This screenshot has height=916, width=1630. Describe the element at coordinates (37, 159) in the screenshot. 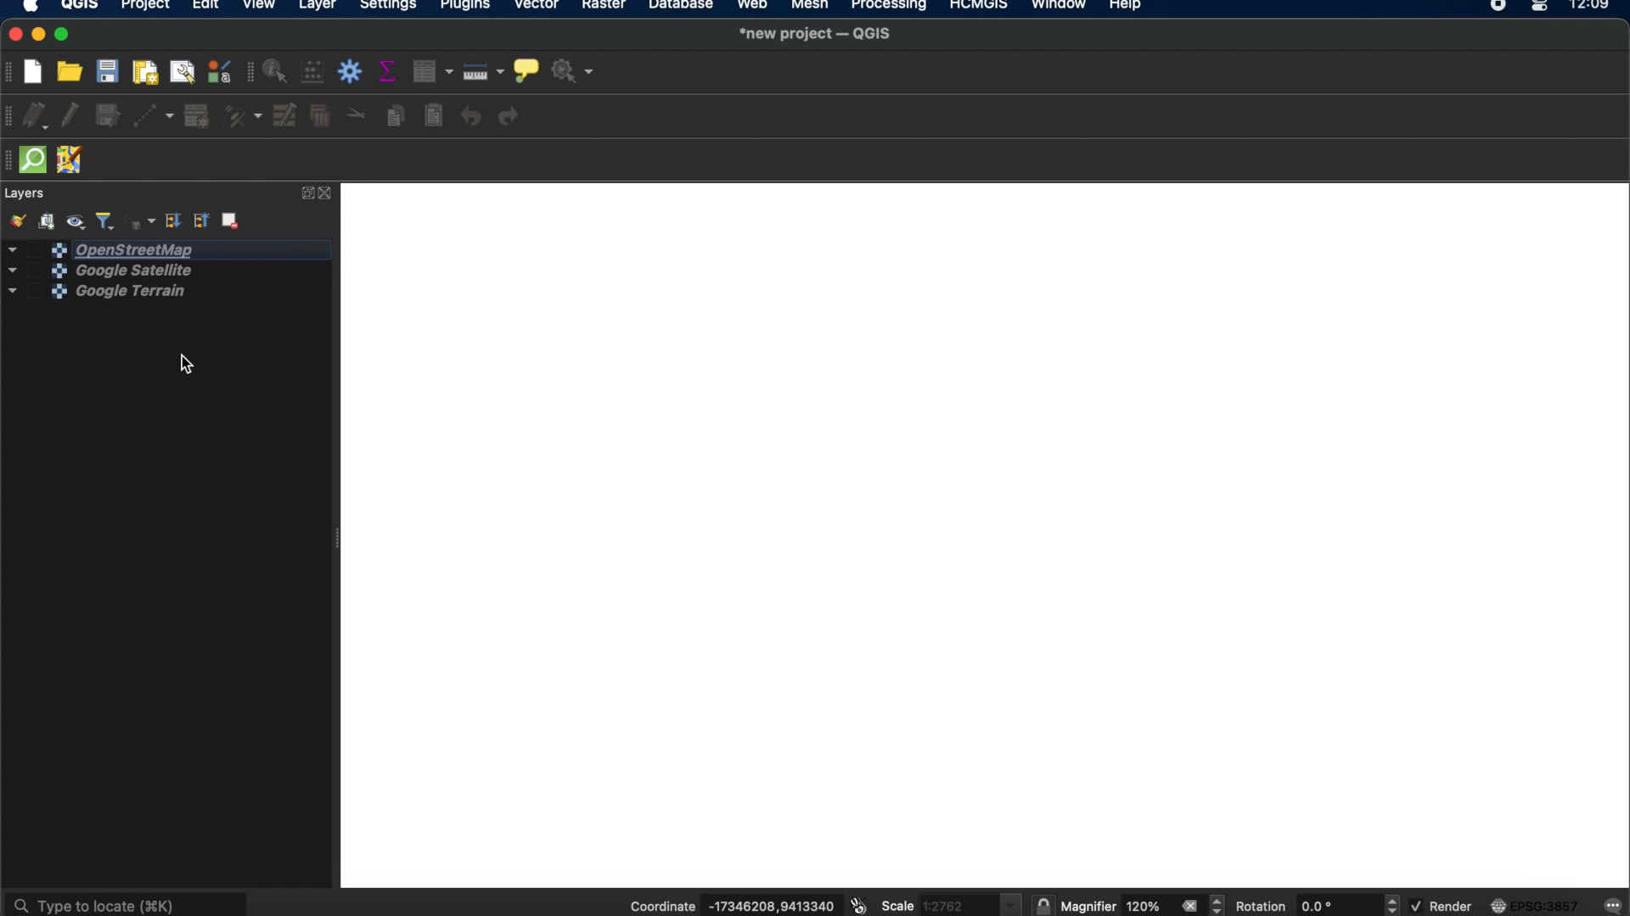

I see `quickOSm` at that location.